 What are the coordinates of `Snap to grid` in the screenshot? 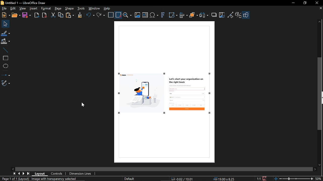 It's located at (118, 15).